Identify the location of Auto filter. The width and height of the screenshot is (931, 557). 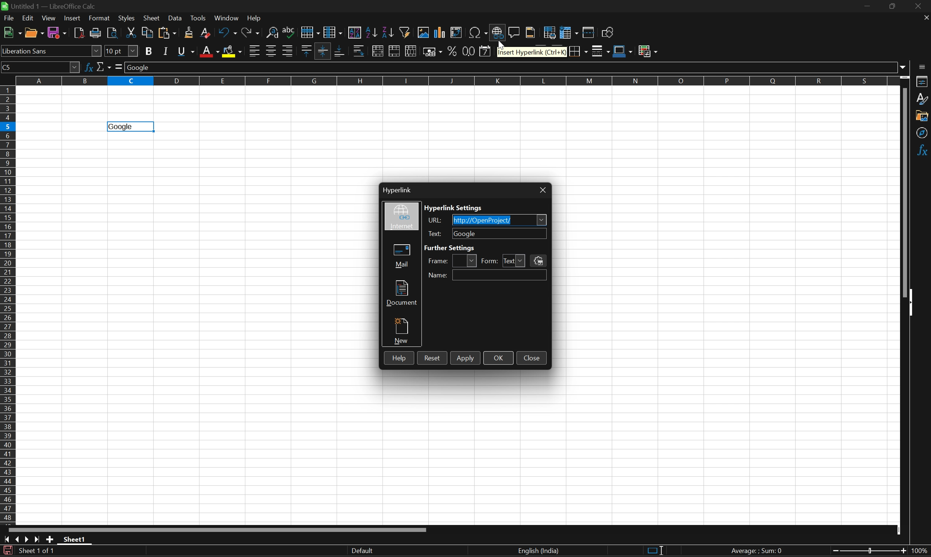
(407, 31).